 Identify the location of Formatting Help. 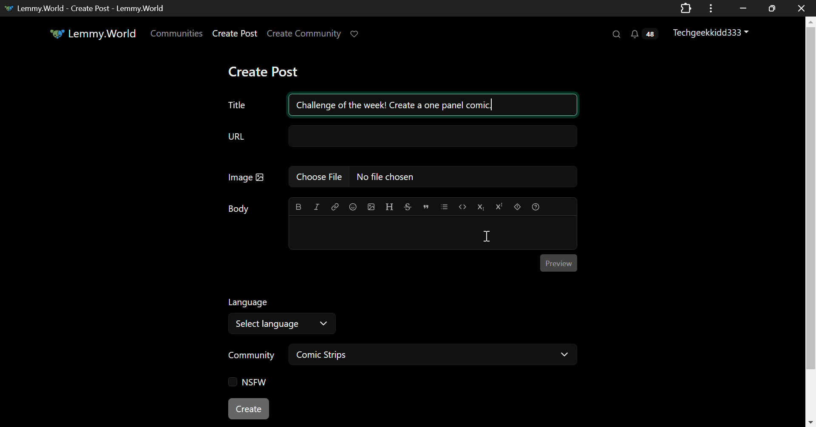
(535, 205).